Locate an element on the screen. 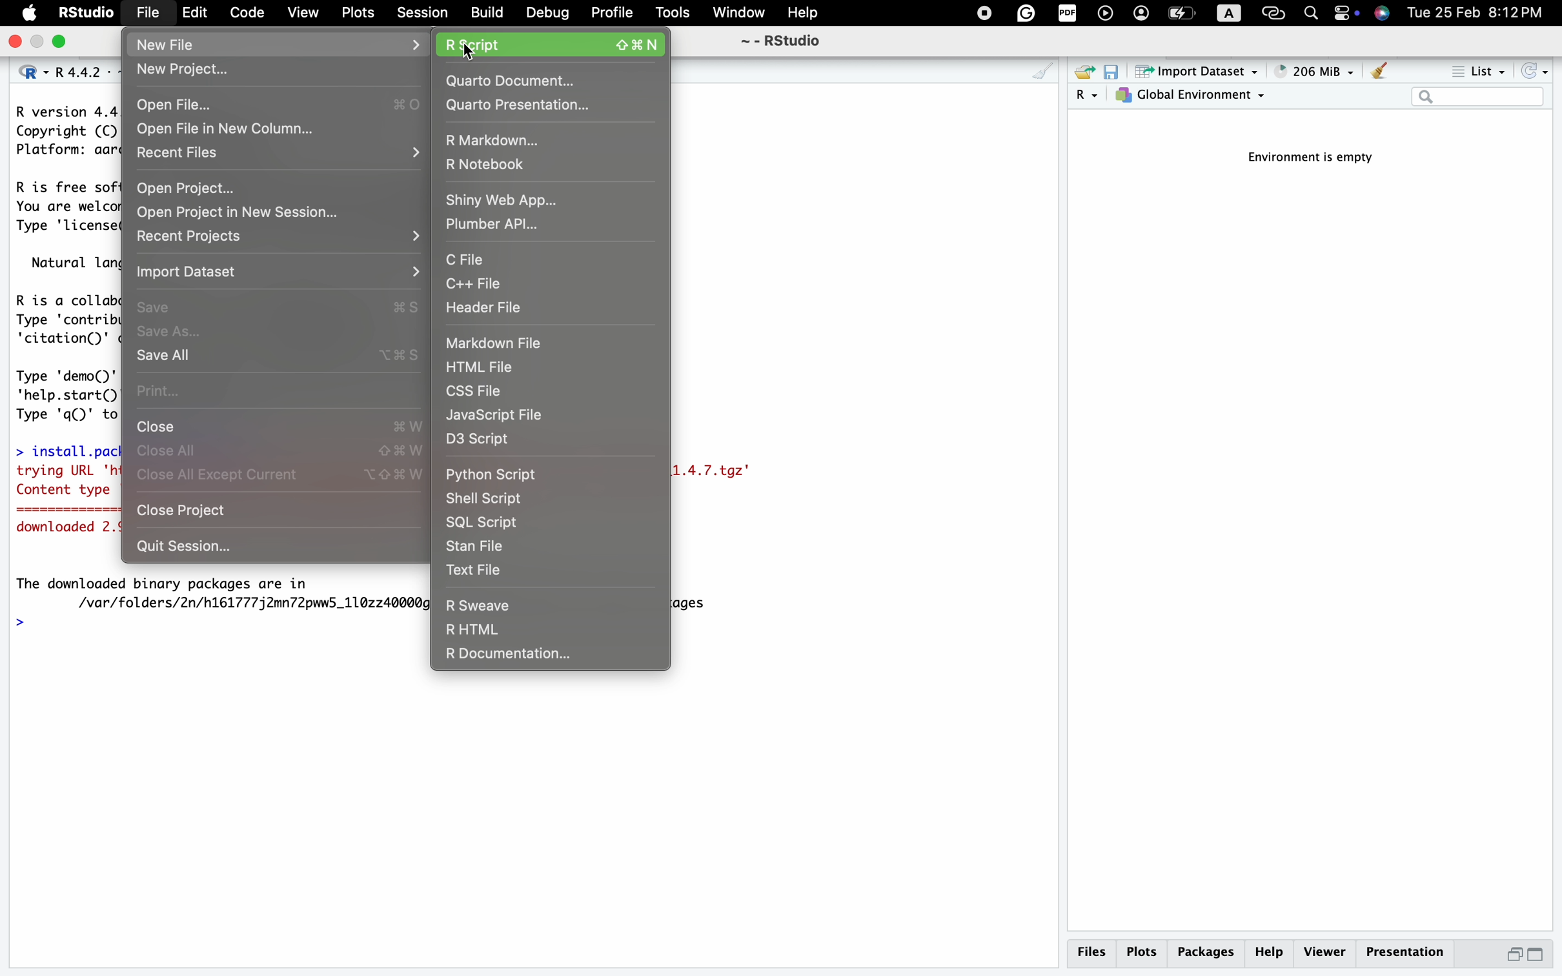 The height and width of the screenshot is (976, 1562). print is located at coordinates (279, 390).